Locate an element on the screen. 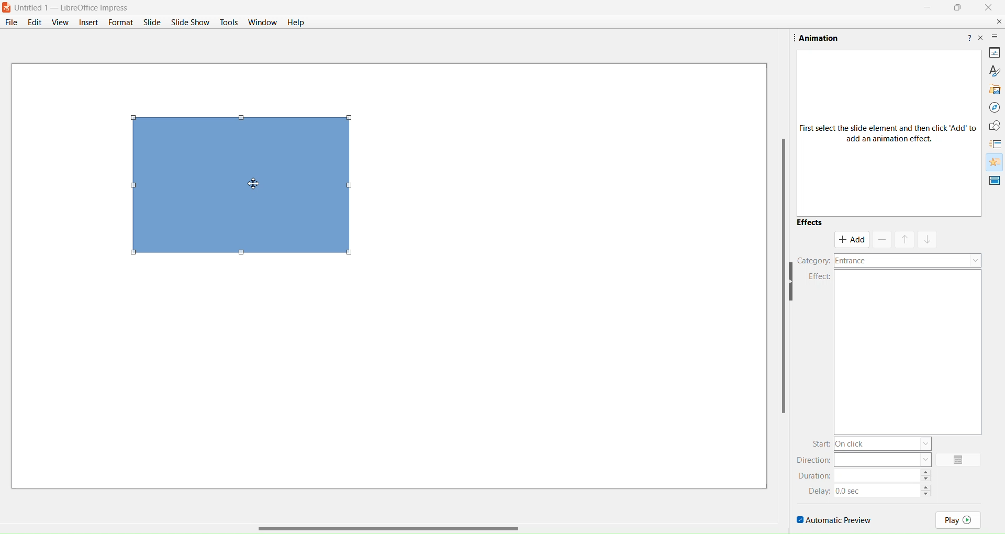 This screenshot has height=534, width=1005. remove is located at coordinates (881, 240).